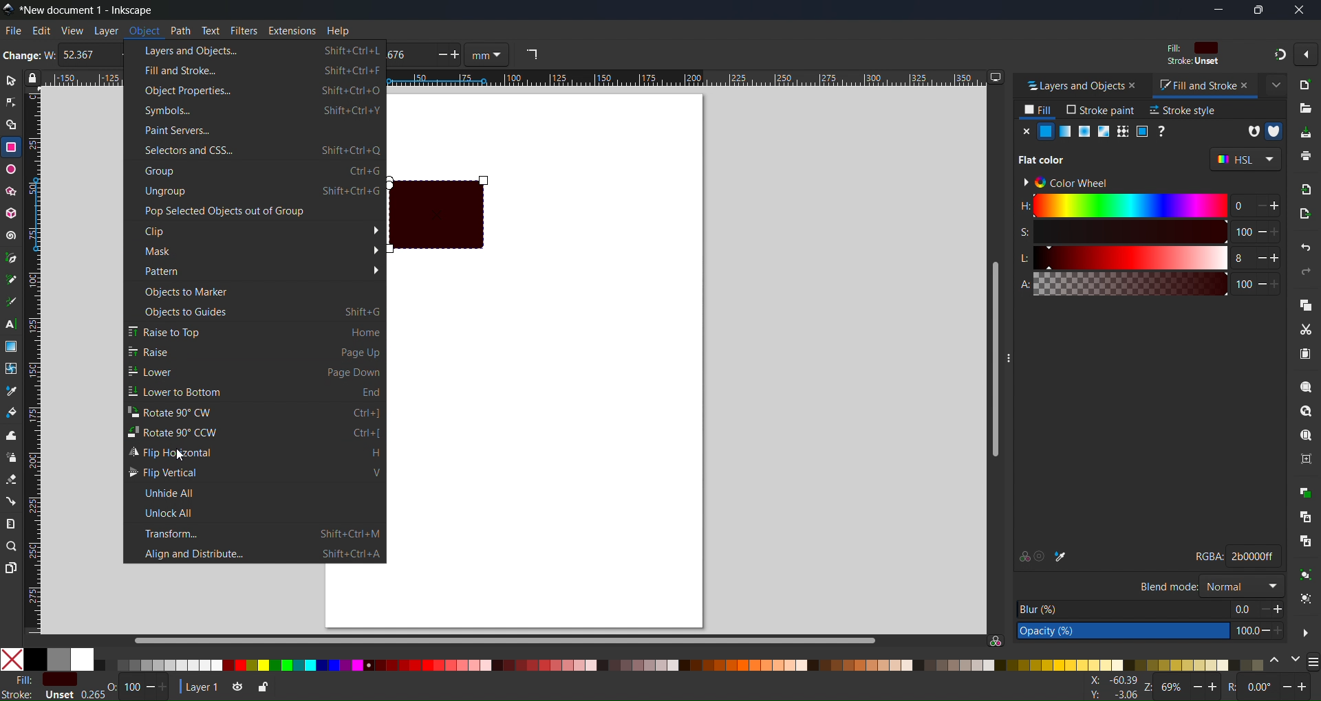 The width and height of the screenshot is (1321, 701). I want to click on star/ Polygon tool, so click(12, 191).